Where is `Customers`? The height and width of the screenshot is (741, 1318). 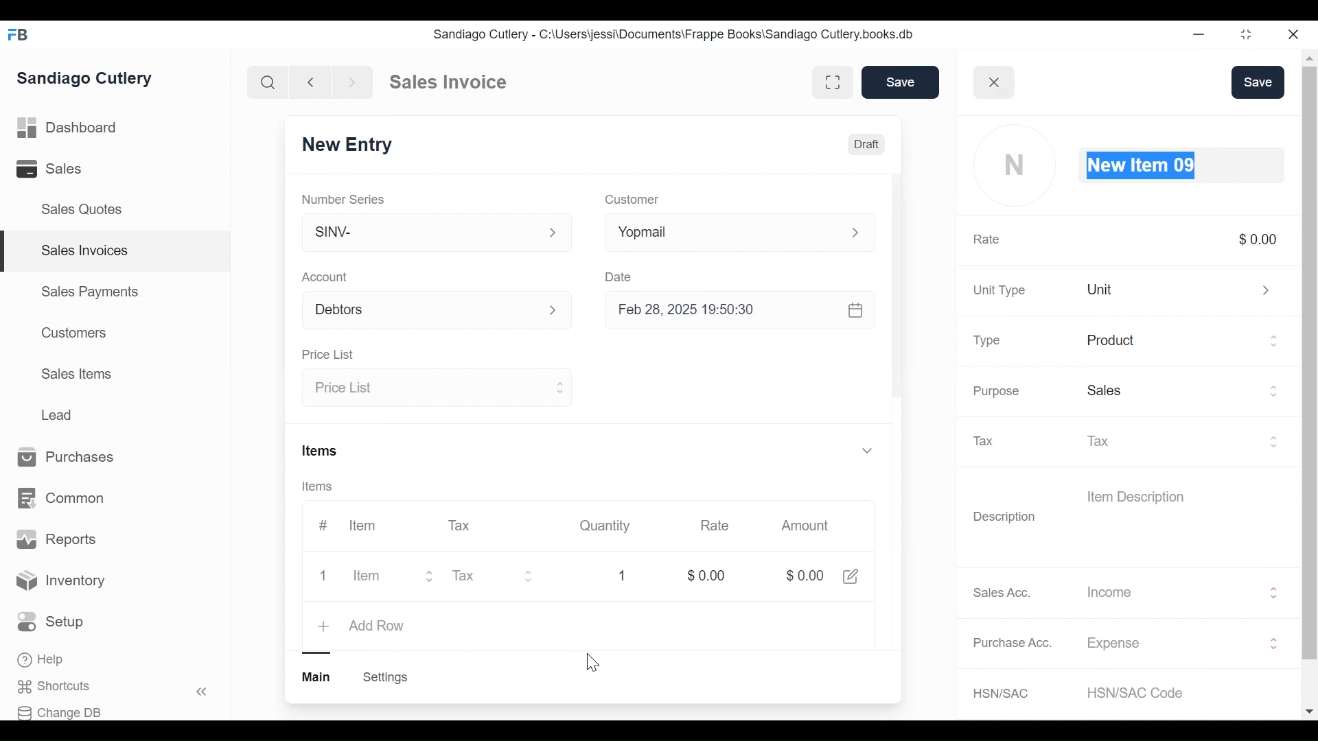 Customers is located at coordinates (71, 333).